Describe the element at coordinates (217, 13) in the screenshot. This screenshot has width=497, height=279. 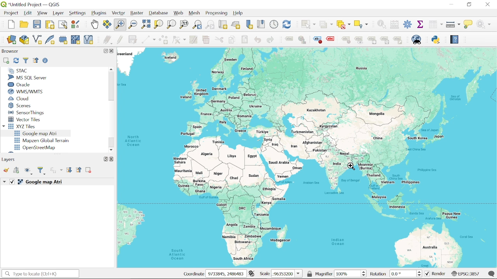
I see `Processing` at that location.